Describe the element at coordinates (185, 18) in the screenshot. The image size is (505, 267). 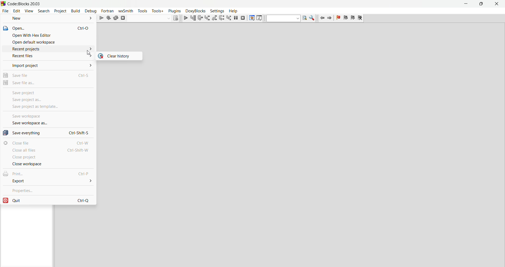
I see `debug ` at that location.